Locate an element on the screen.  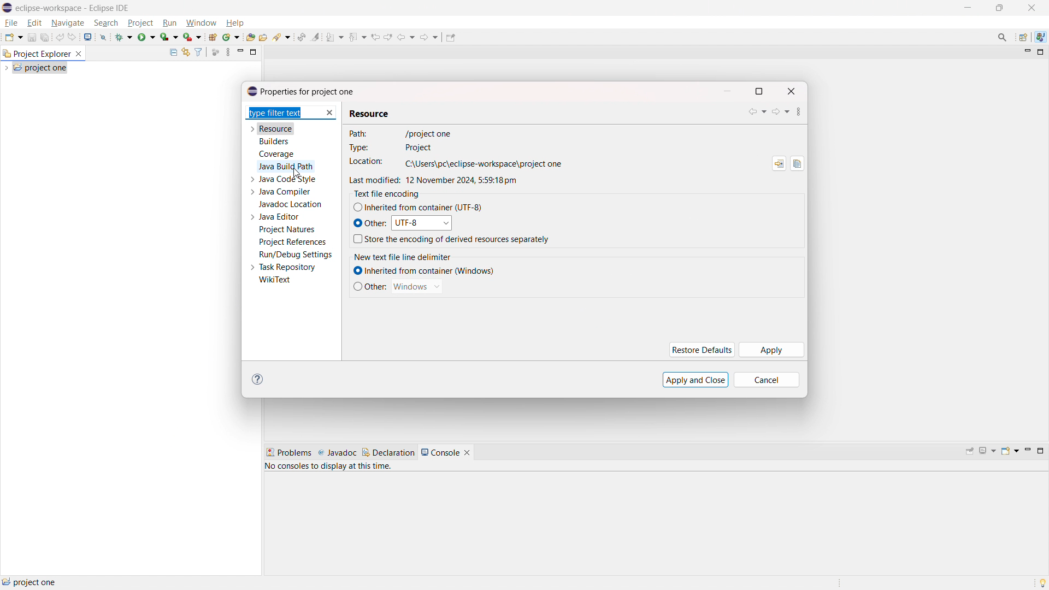
run is located at coordinates (170, 23).